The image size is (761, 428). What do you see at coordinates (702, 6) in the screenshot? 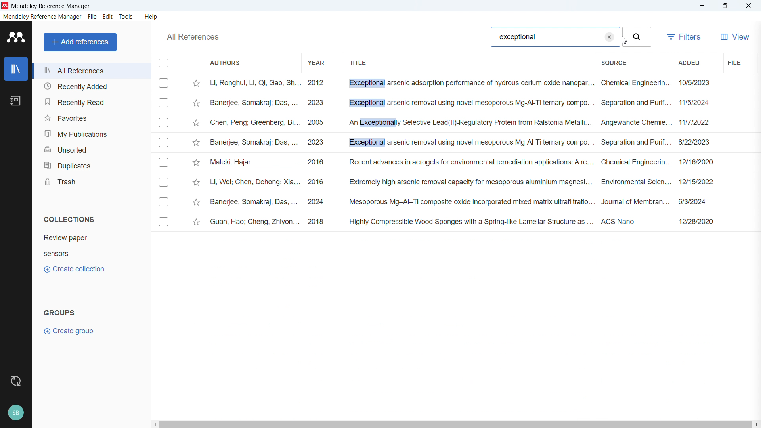
I see `minimise ` at bounding box center [702, 6].